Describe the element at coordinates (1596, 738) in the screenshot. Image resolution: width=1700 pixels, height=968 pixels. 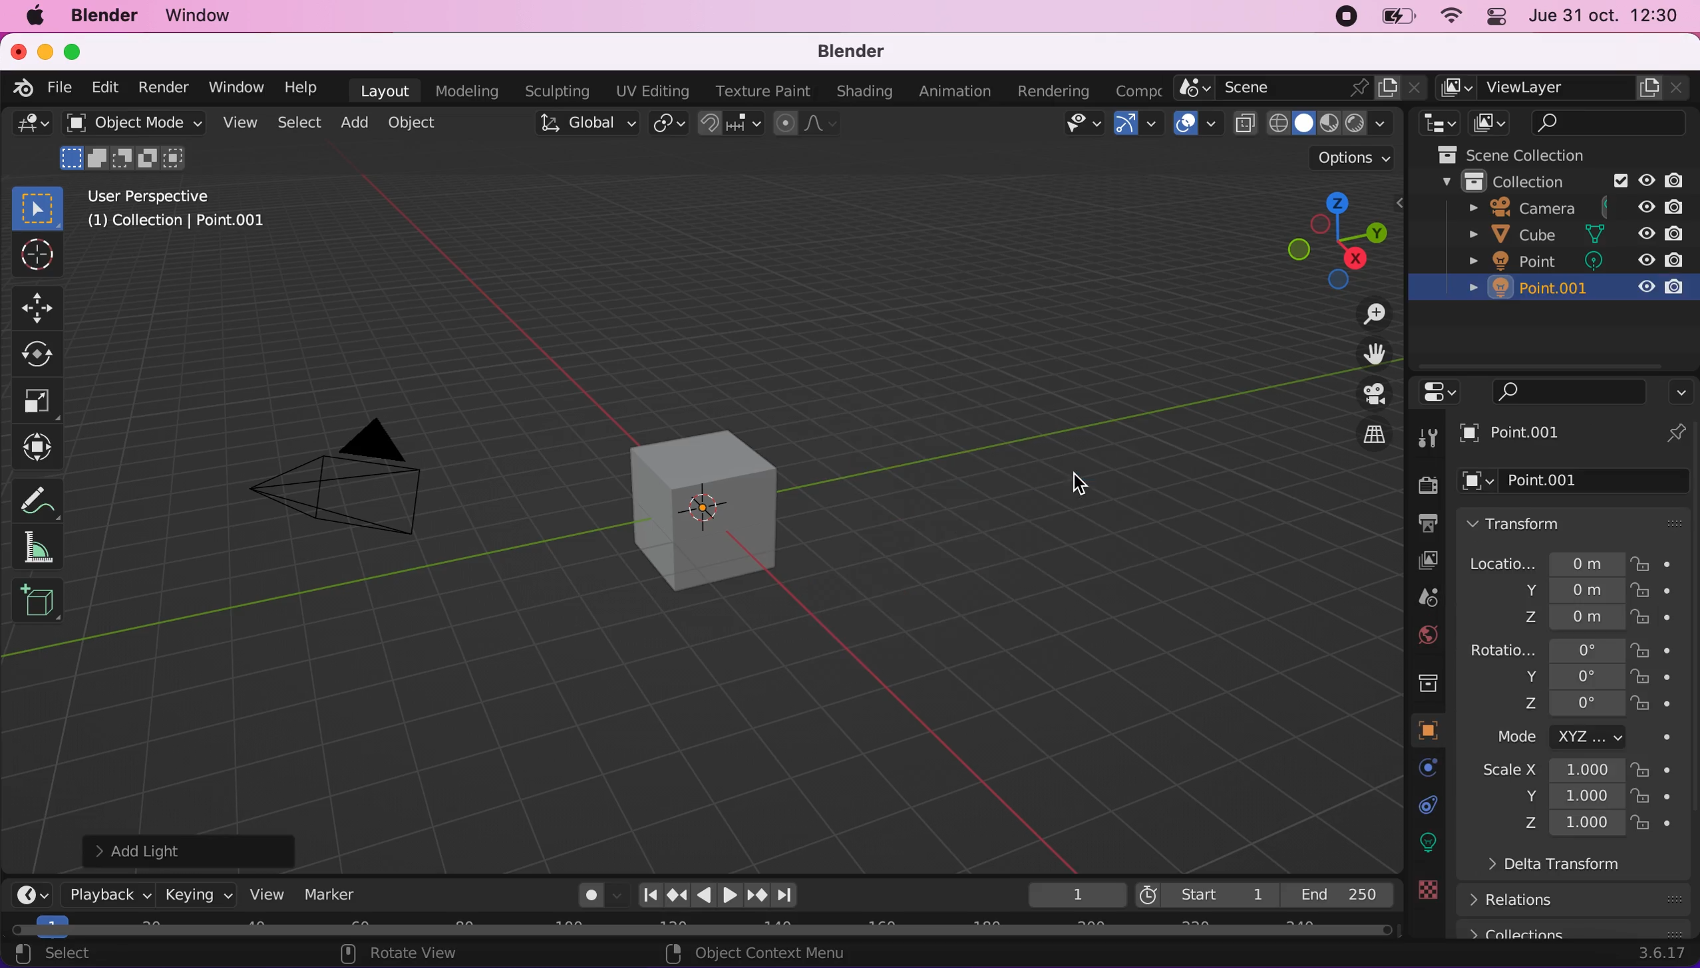
I see `mode xyz...` at that location.